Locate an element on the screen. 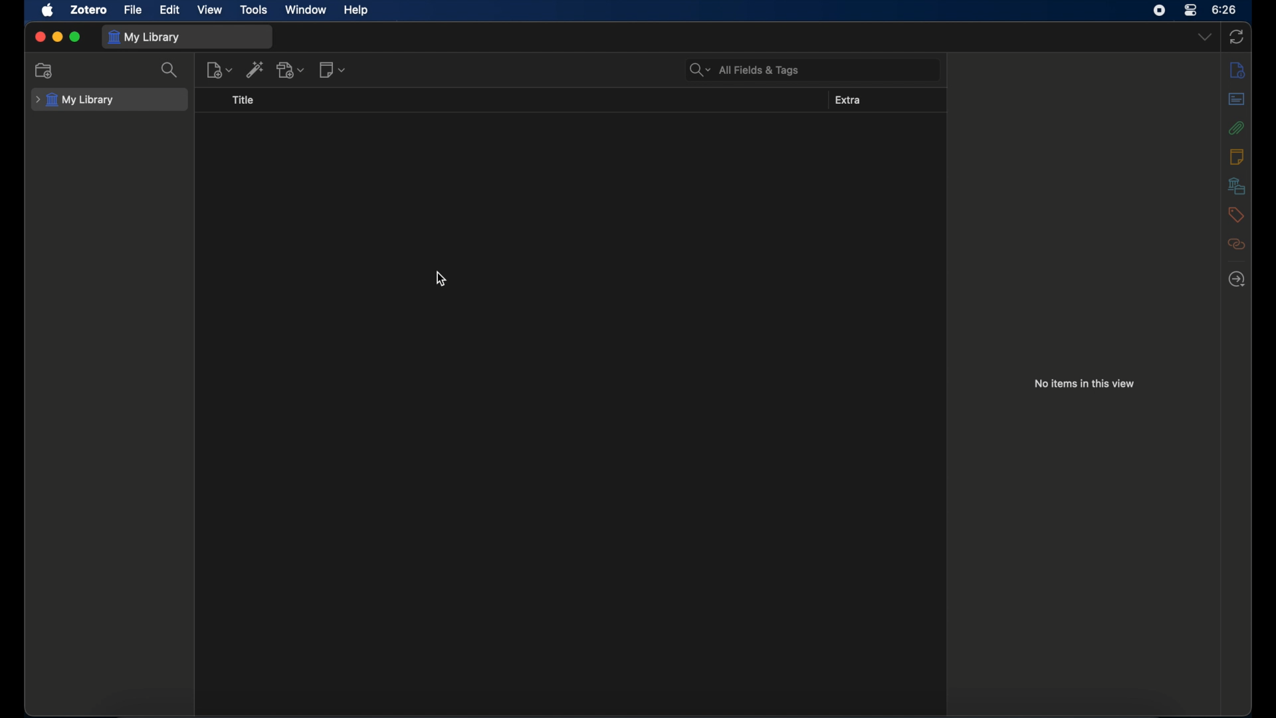  add item by identifier is located at coordinates (255, 69).